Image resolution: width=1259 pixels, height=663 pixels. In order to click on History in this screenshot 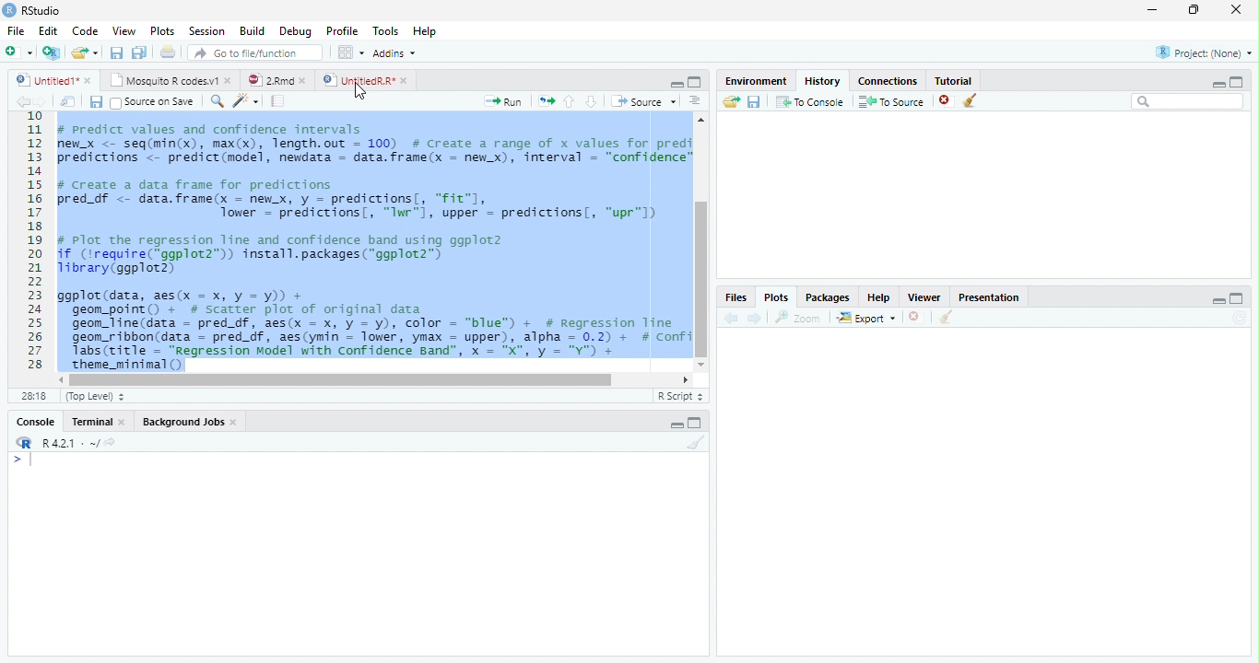, I will do `click(822, 82)`.